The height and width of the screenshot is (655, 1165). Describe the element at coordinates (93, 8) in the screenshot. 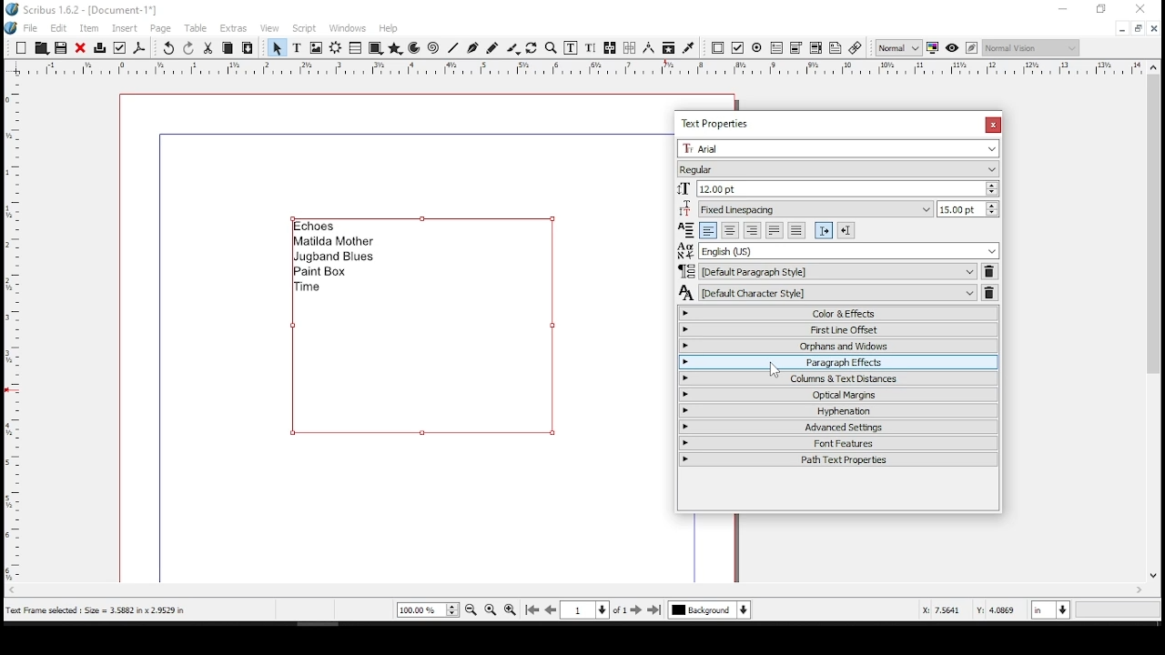

I see `scribus 1.6.2 - [document-1*]` at that location.